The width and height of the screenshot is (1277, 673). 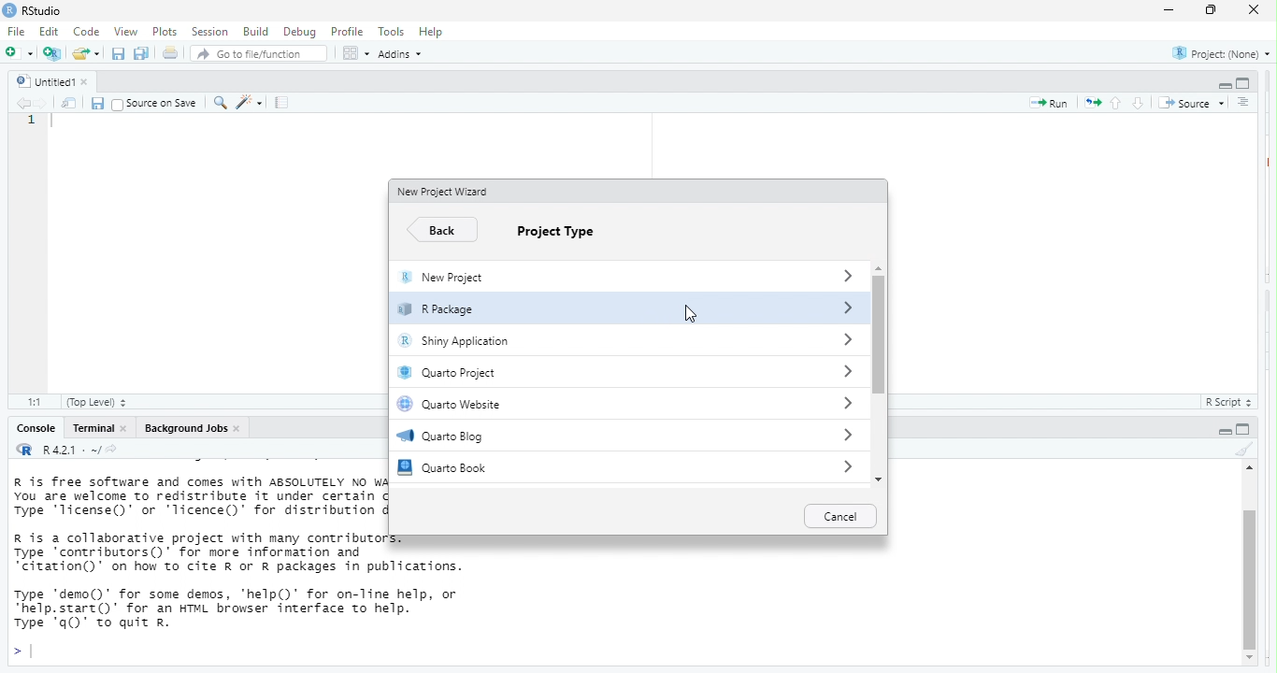 What do you see at coordinates (32, 401) in the screenshot?
I see `1:1` at bounding box center [32, 401].